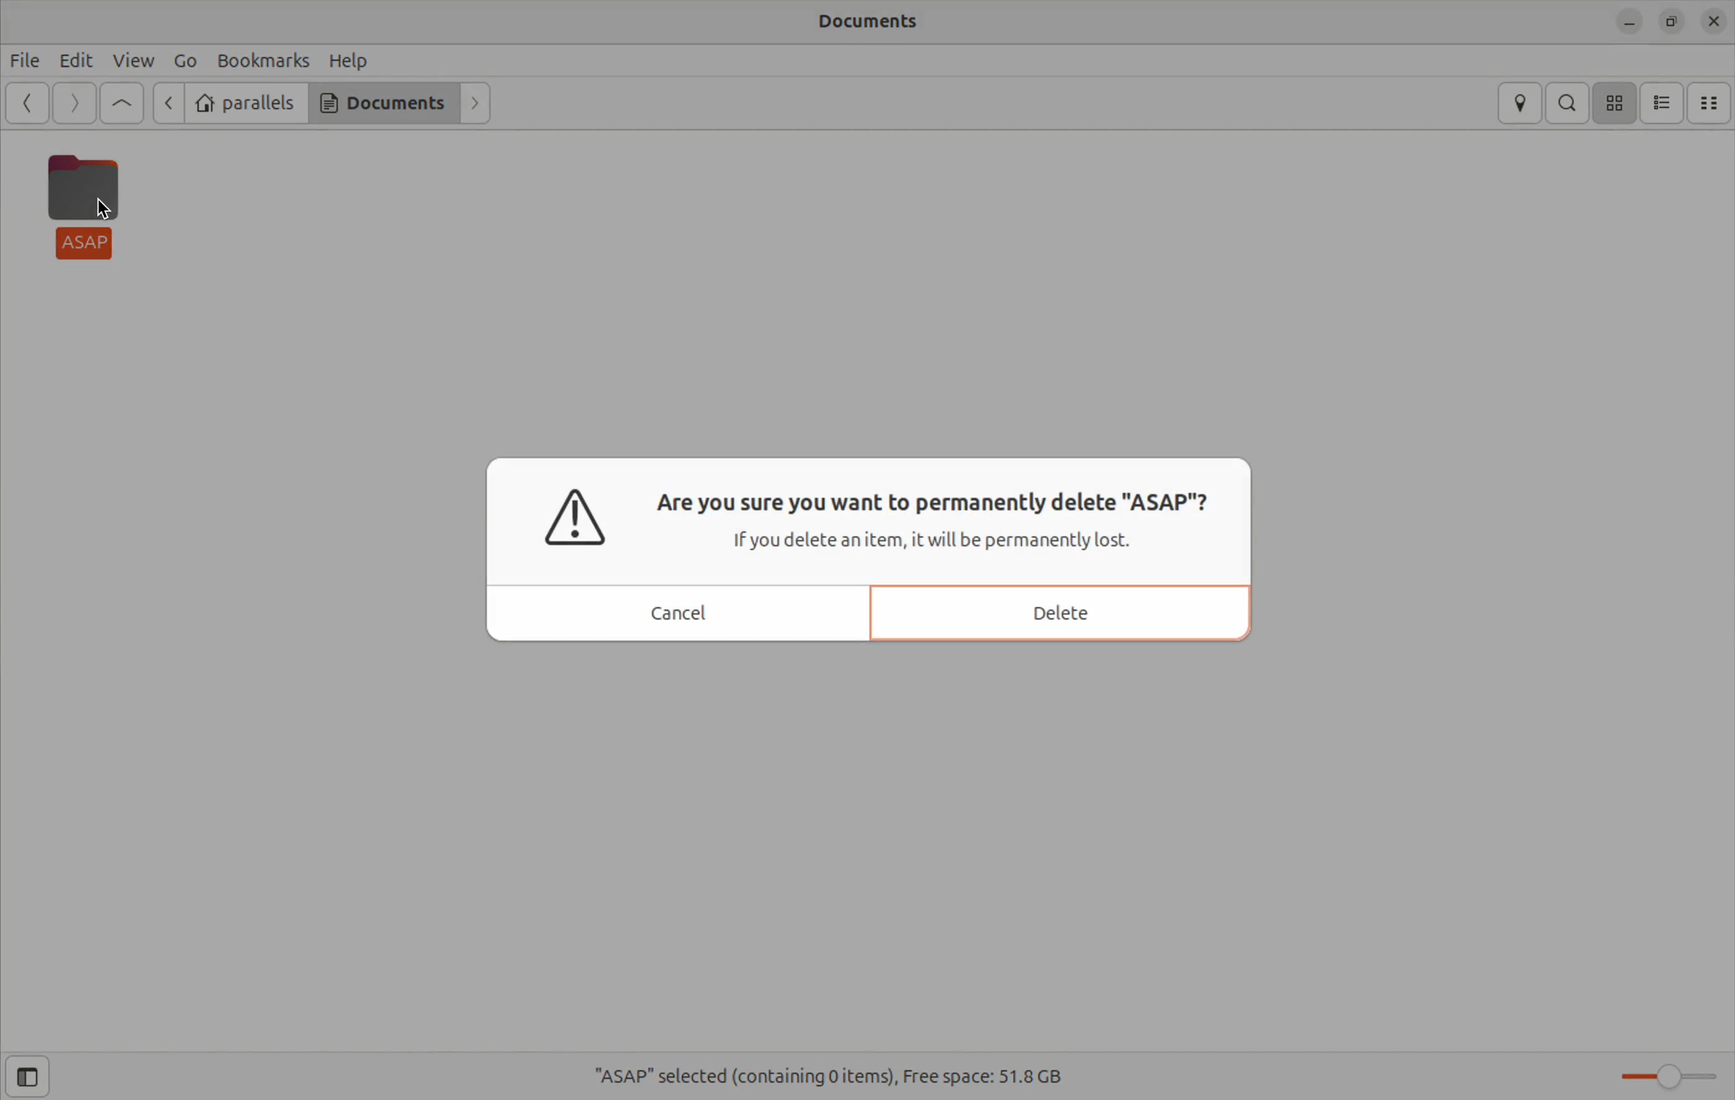 This screenshot has height=1100, width=1735. Describe the element at coordinates (581, 522) in the screenshot. I see `warning sign` at that location.